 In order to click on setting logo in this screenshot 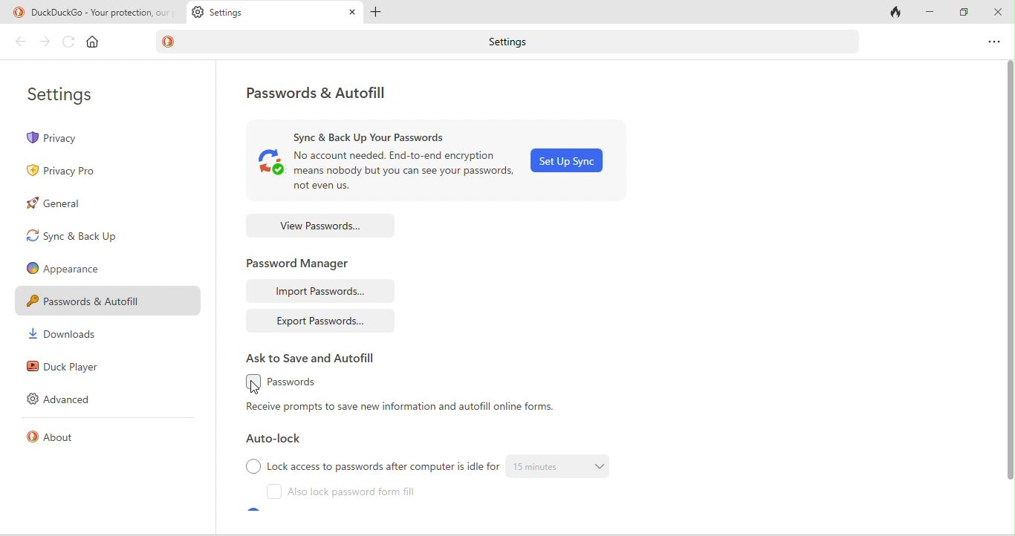, I will do `click(196, 13)`.